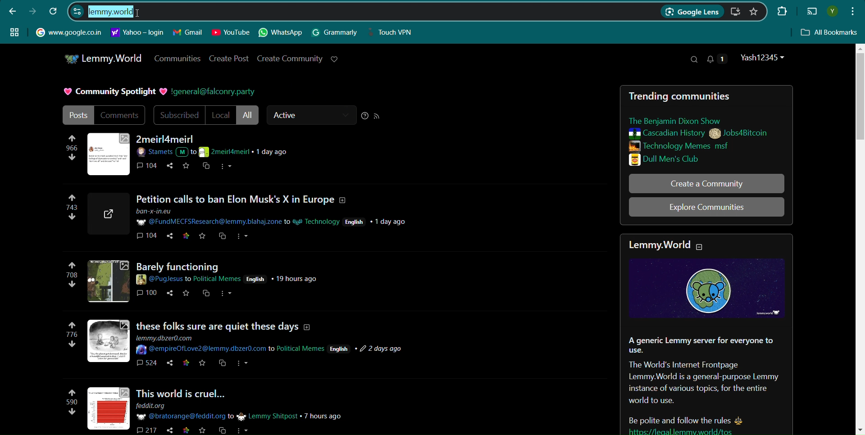  Describe the element at coordinates (675, 417) in the screenshot. I see `Be polite and follow the rules ` at that location.